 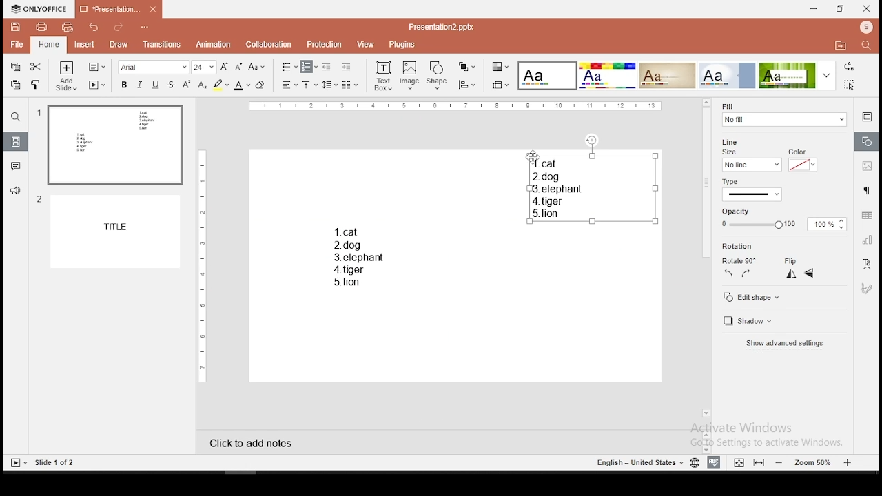 I want to click on scale, so click(x=455, y=107).